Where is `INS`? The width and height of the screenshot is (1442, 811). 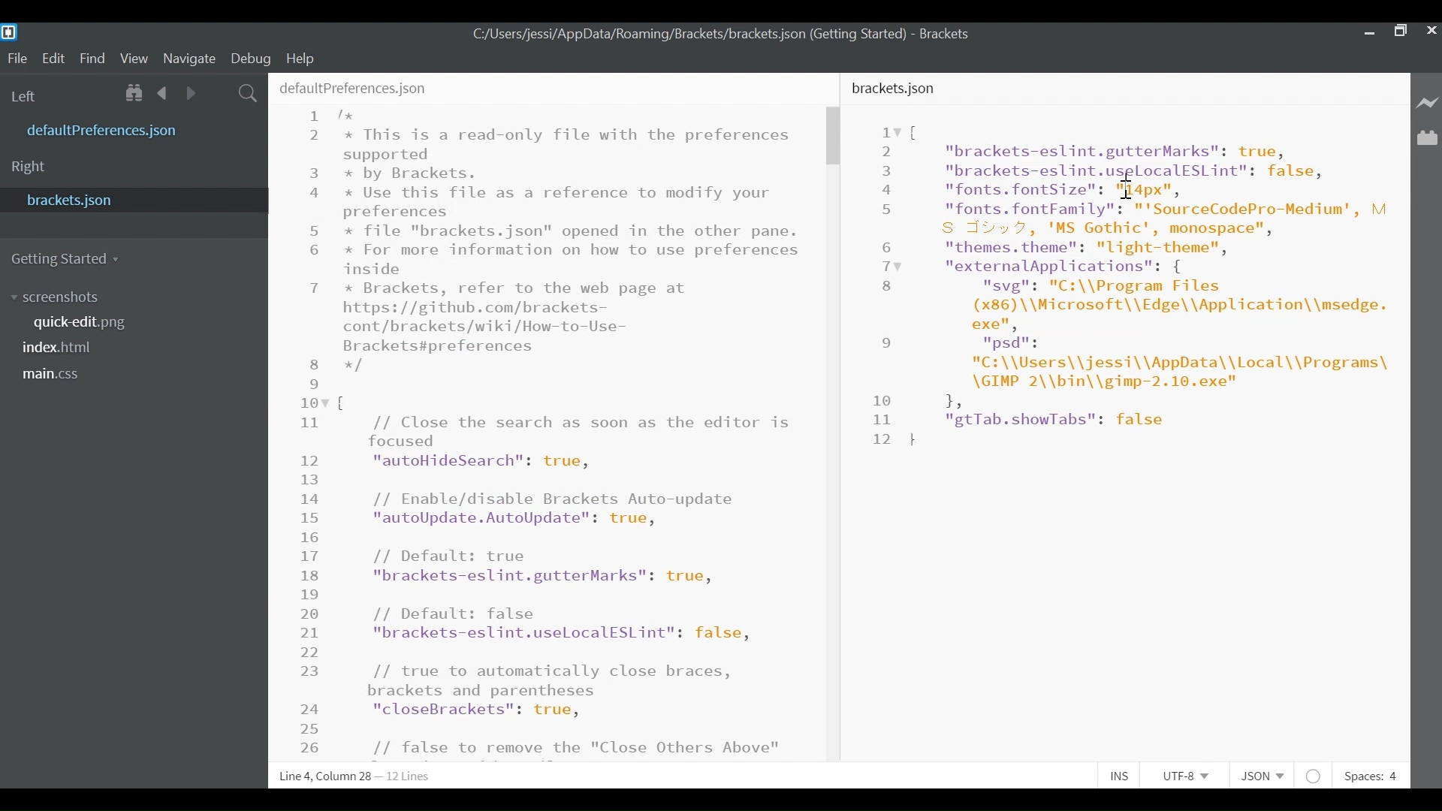 INS is located at coordinates (1120, 773).